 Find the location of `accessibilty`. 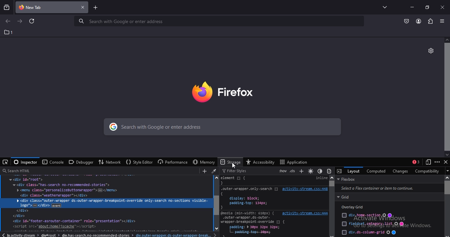

accessibilty is located at coordinates (262, 162).